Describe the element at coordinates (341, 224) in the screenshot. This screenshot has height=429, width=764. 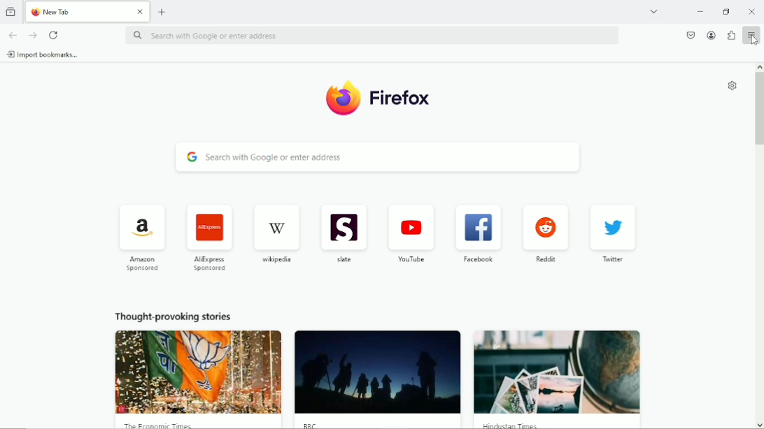
I see `slate` at that location.